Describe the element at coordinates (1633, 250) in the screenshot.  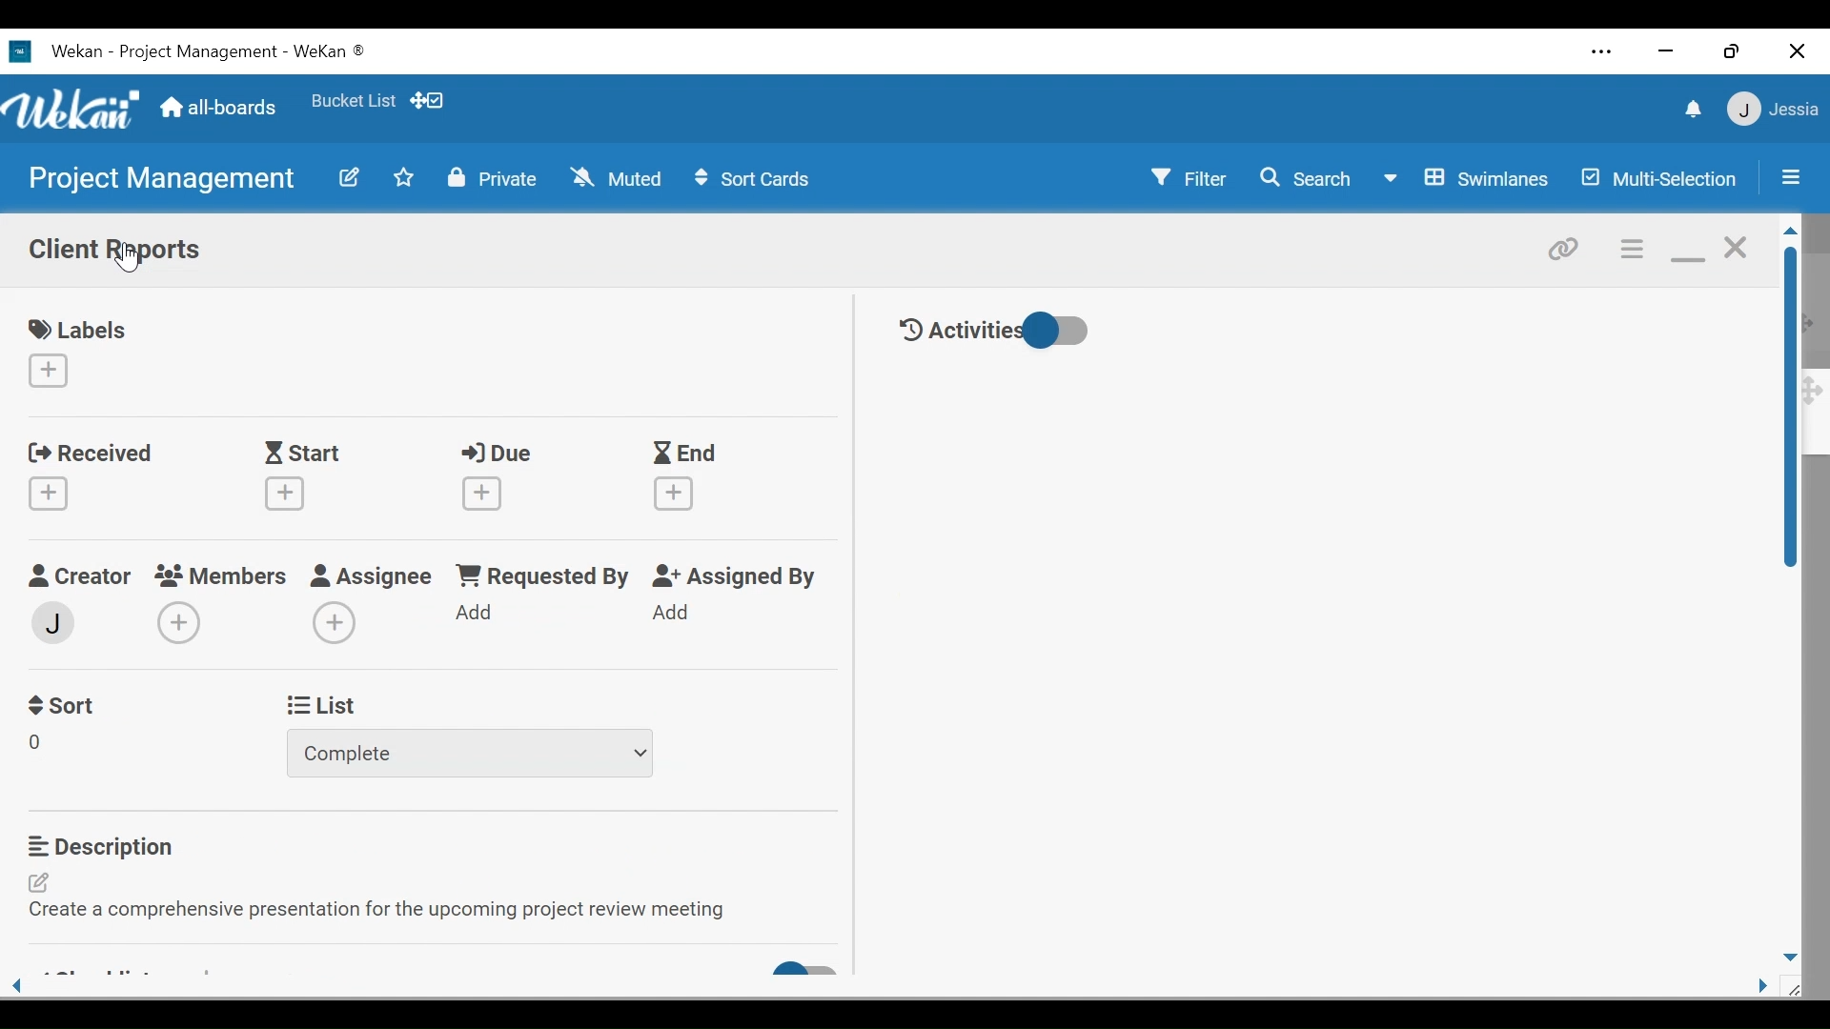
I see `Card actions` at that location.